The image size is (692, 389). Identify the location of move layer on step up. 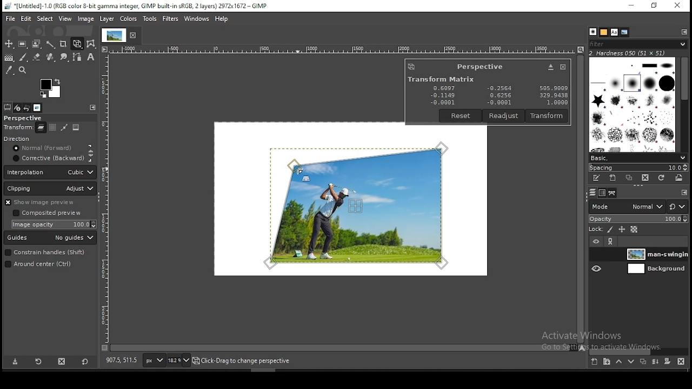
(617, 361).